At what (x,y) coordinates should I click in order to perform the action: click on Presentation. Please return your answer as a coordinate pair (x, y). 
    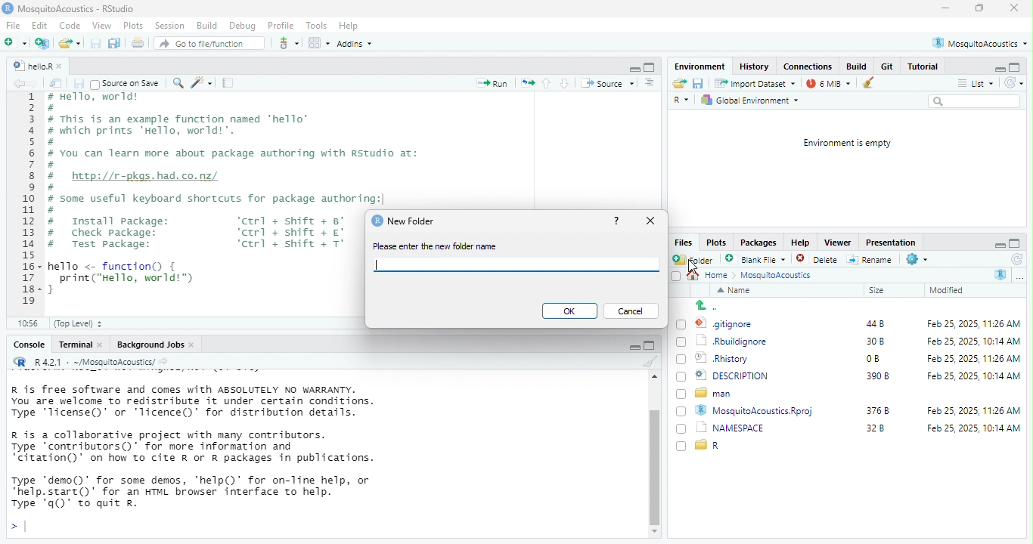
    Looking at the image, I should click on (889, 243).